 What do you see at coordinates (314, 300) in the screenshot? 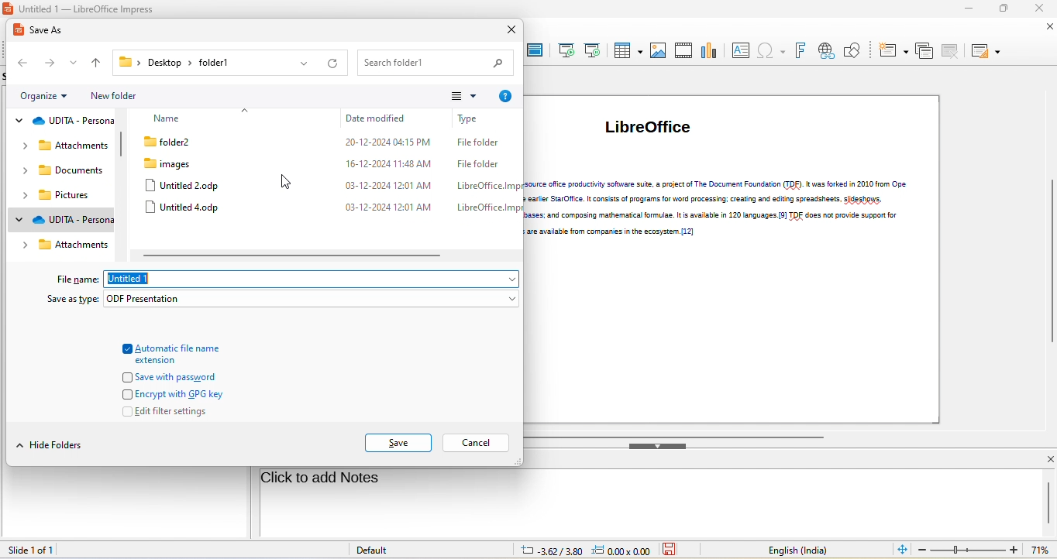
I see `odf presentation` at bounding box center [314, 300].